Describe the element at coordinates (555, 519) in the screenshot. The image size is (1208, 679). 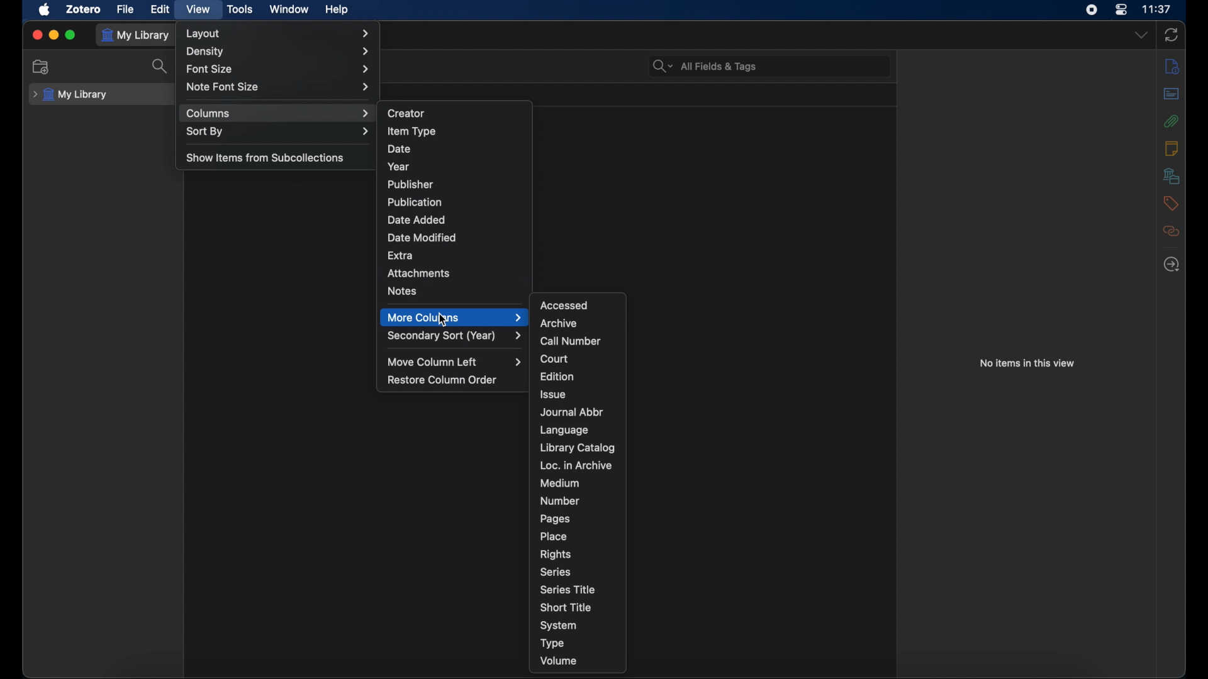
I see `pages` at that location.